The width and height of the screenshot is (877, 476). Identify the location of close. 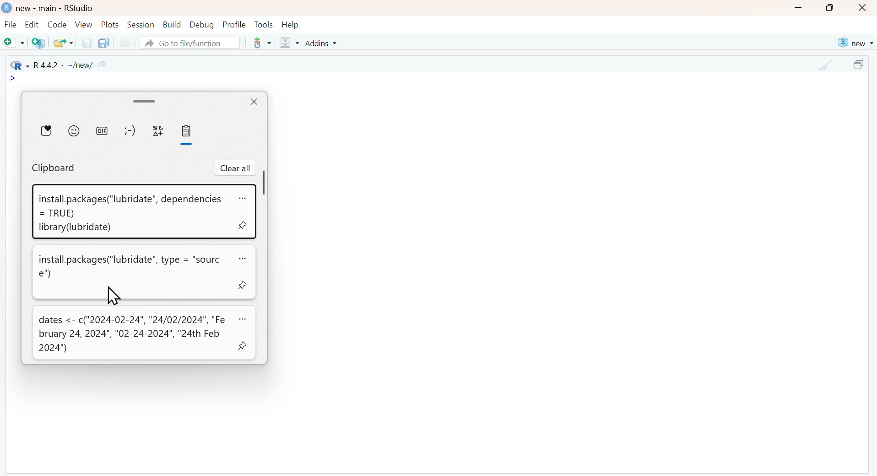
(253, 103).